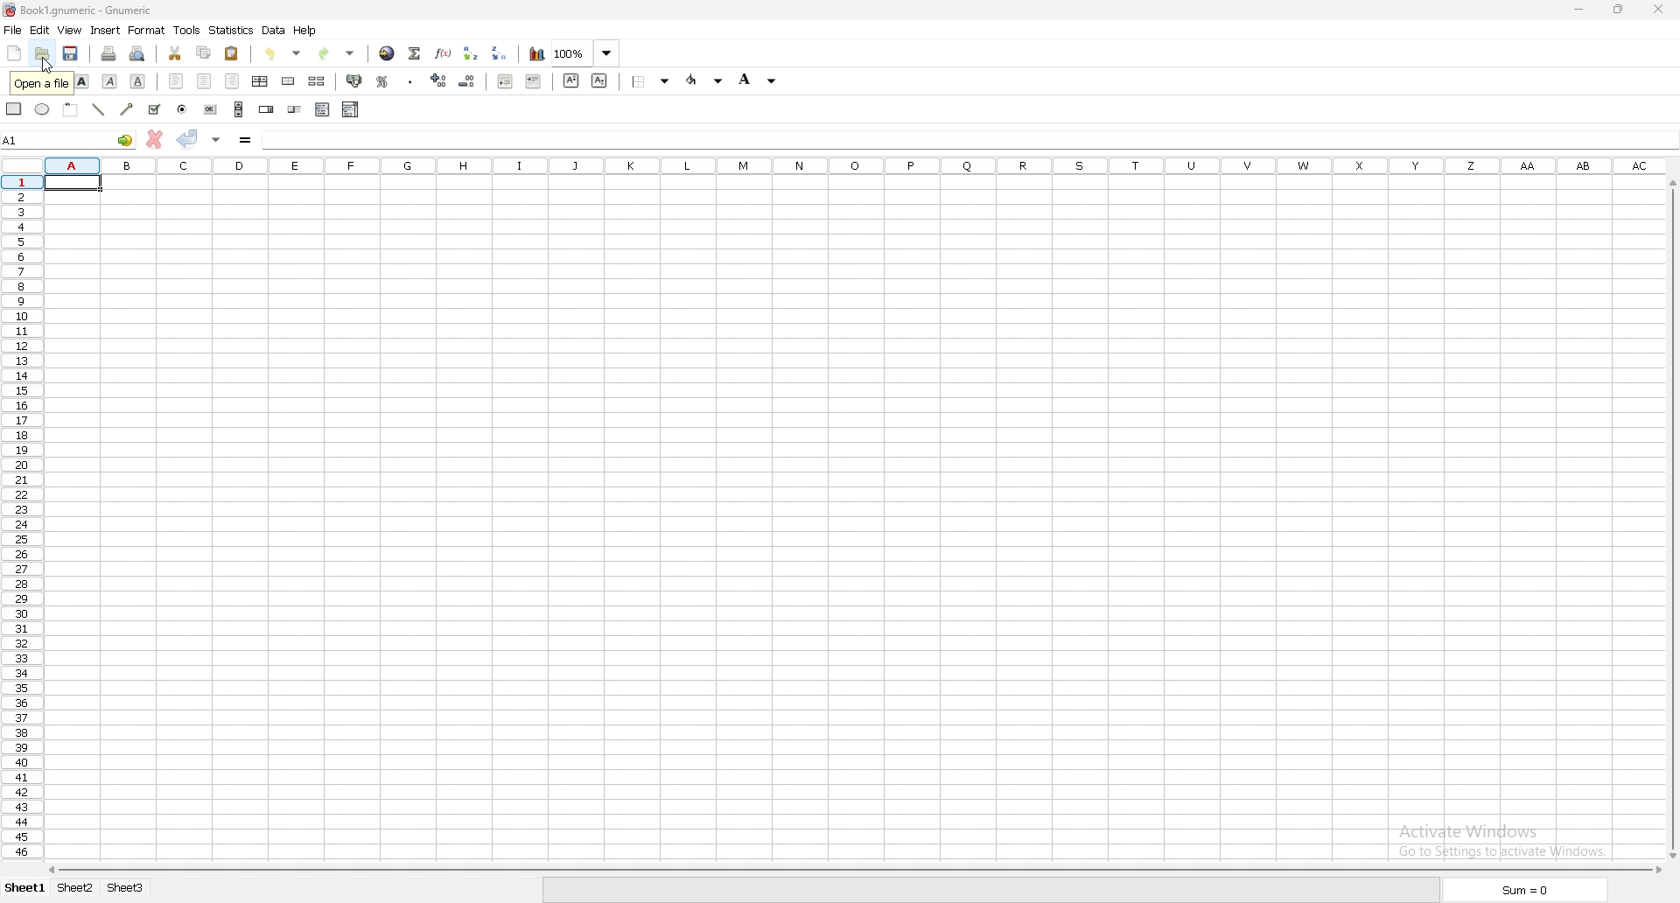 Image resolution: width=1680 pixels, height=903 pixels. Describe the element at coordinates (472, 53) in the screenshot. I see `sort ascending` at that location.